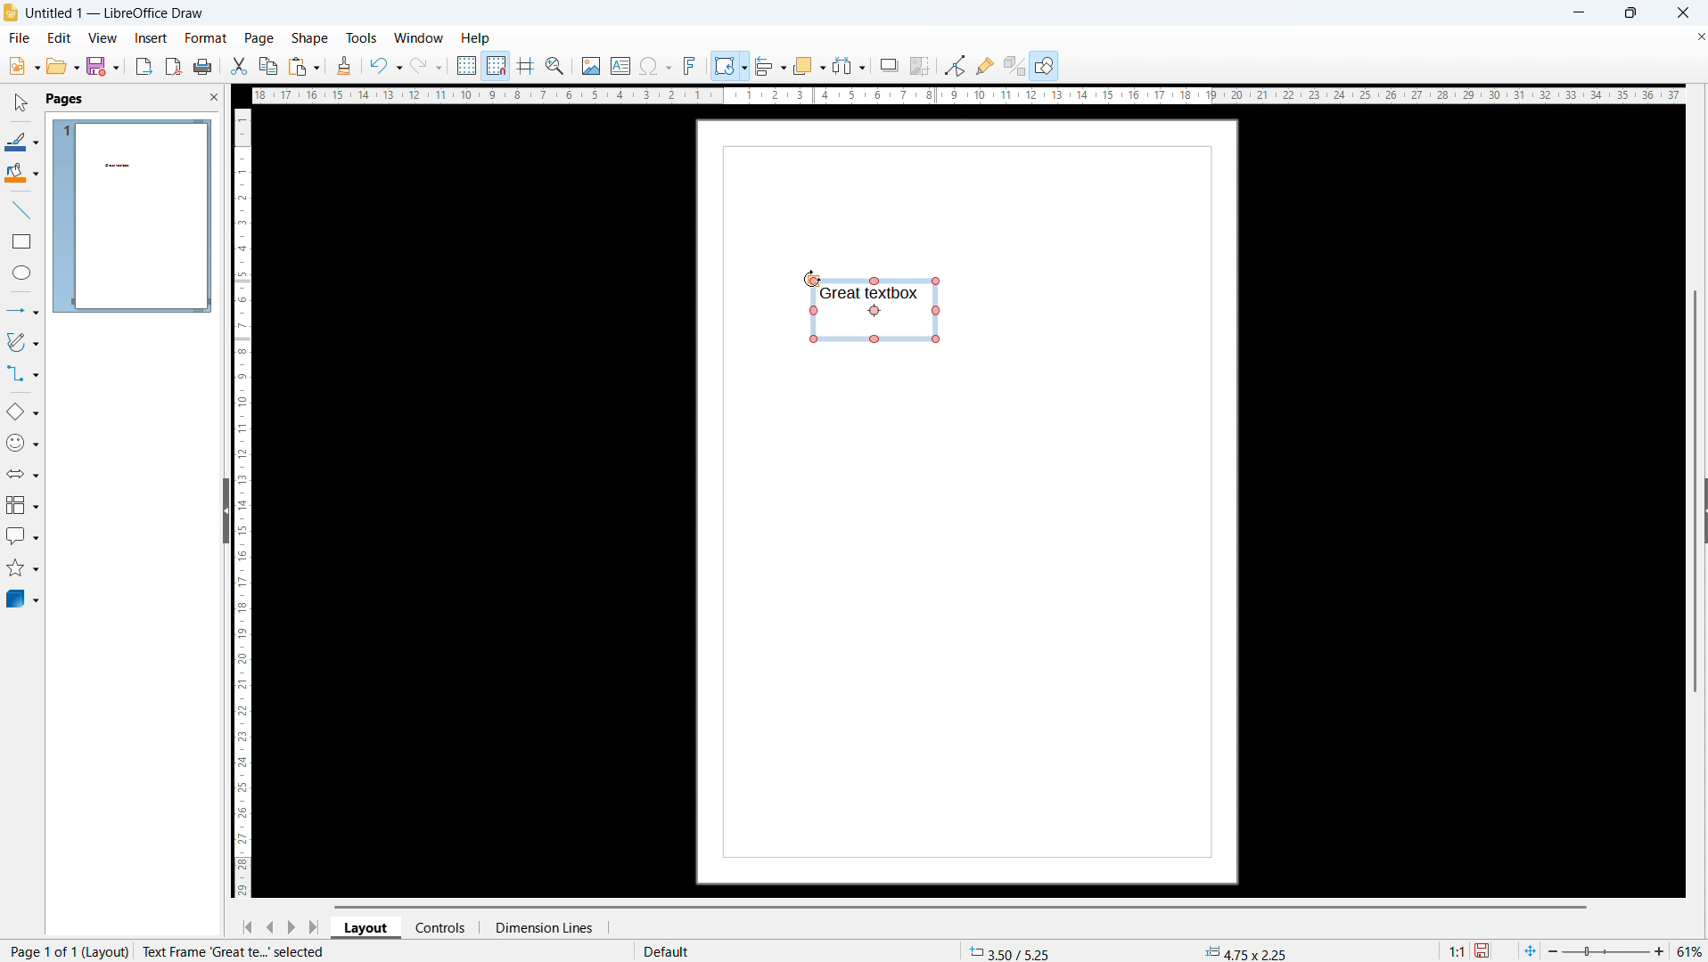  What do you see at coordinates (64, 98) in the screenshot?
I see `pages` at bounding box center [64, 98].